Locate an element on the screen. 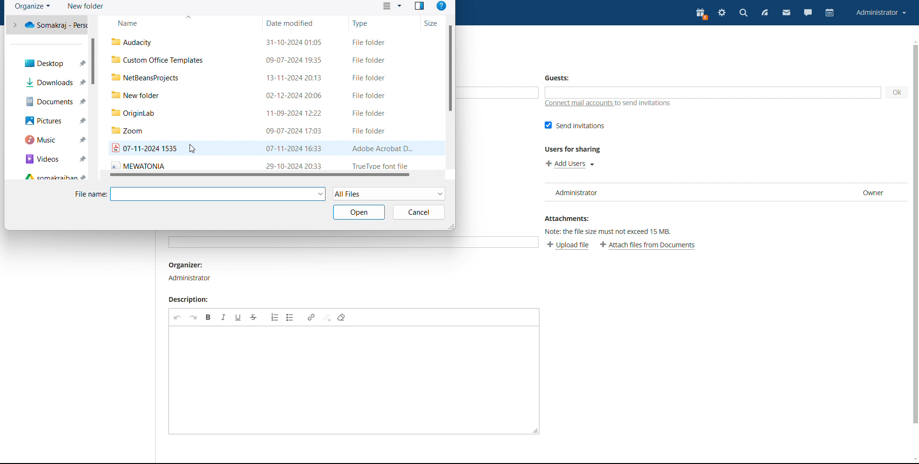  type is located at coordinates (383, 22).